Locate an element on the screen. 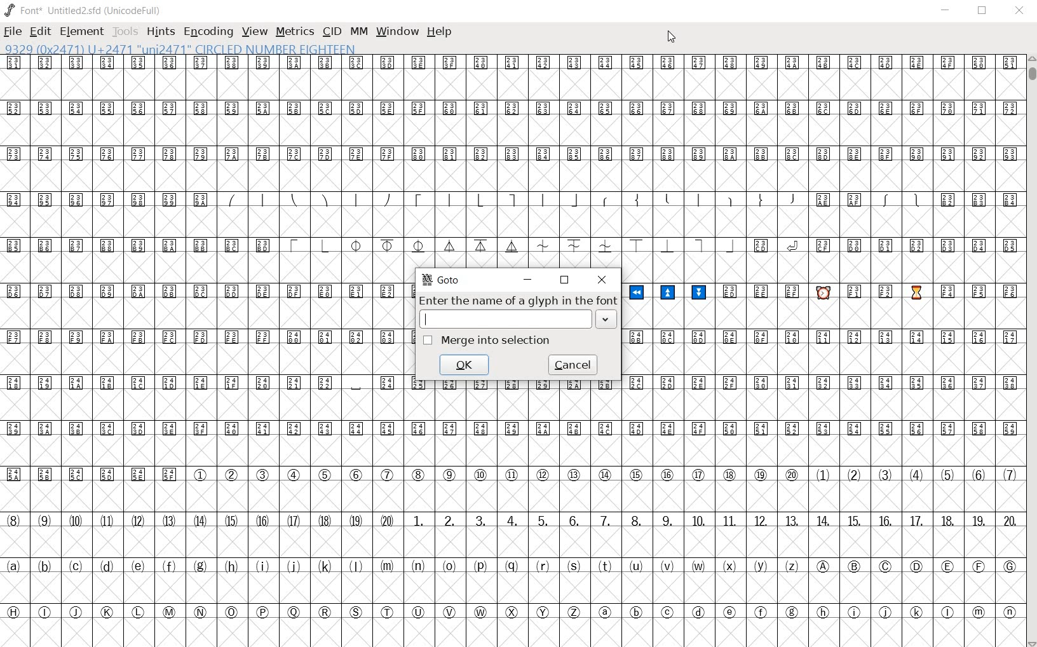 Image resolution: width=1037 pixels, height=647 pixels. minimize is located at coordinates (947, 11).